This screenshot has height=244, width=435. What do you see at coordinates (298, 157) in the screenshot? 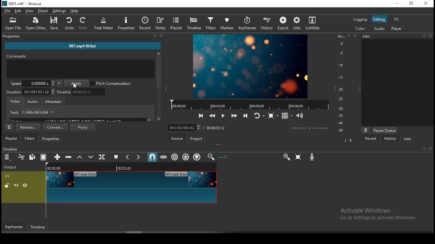
I see `zoom timeline to fit` at bounding box center [298, 157].